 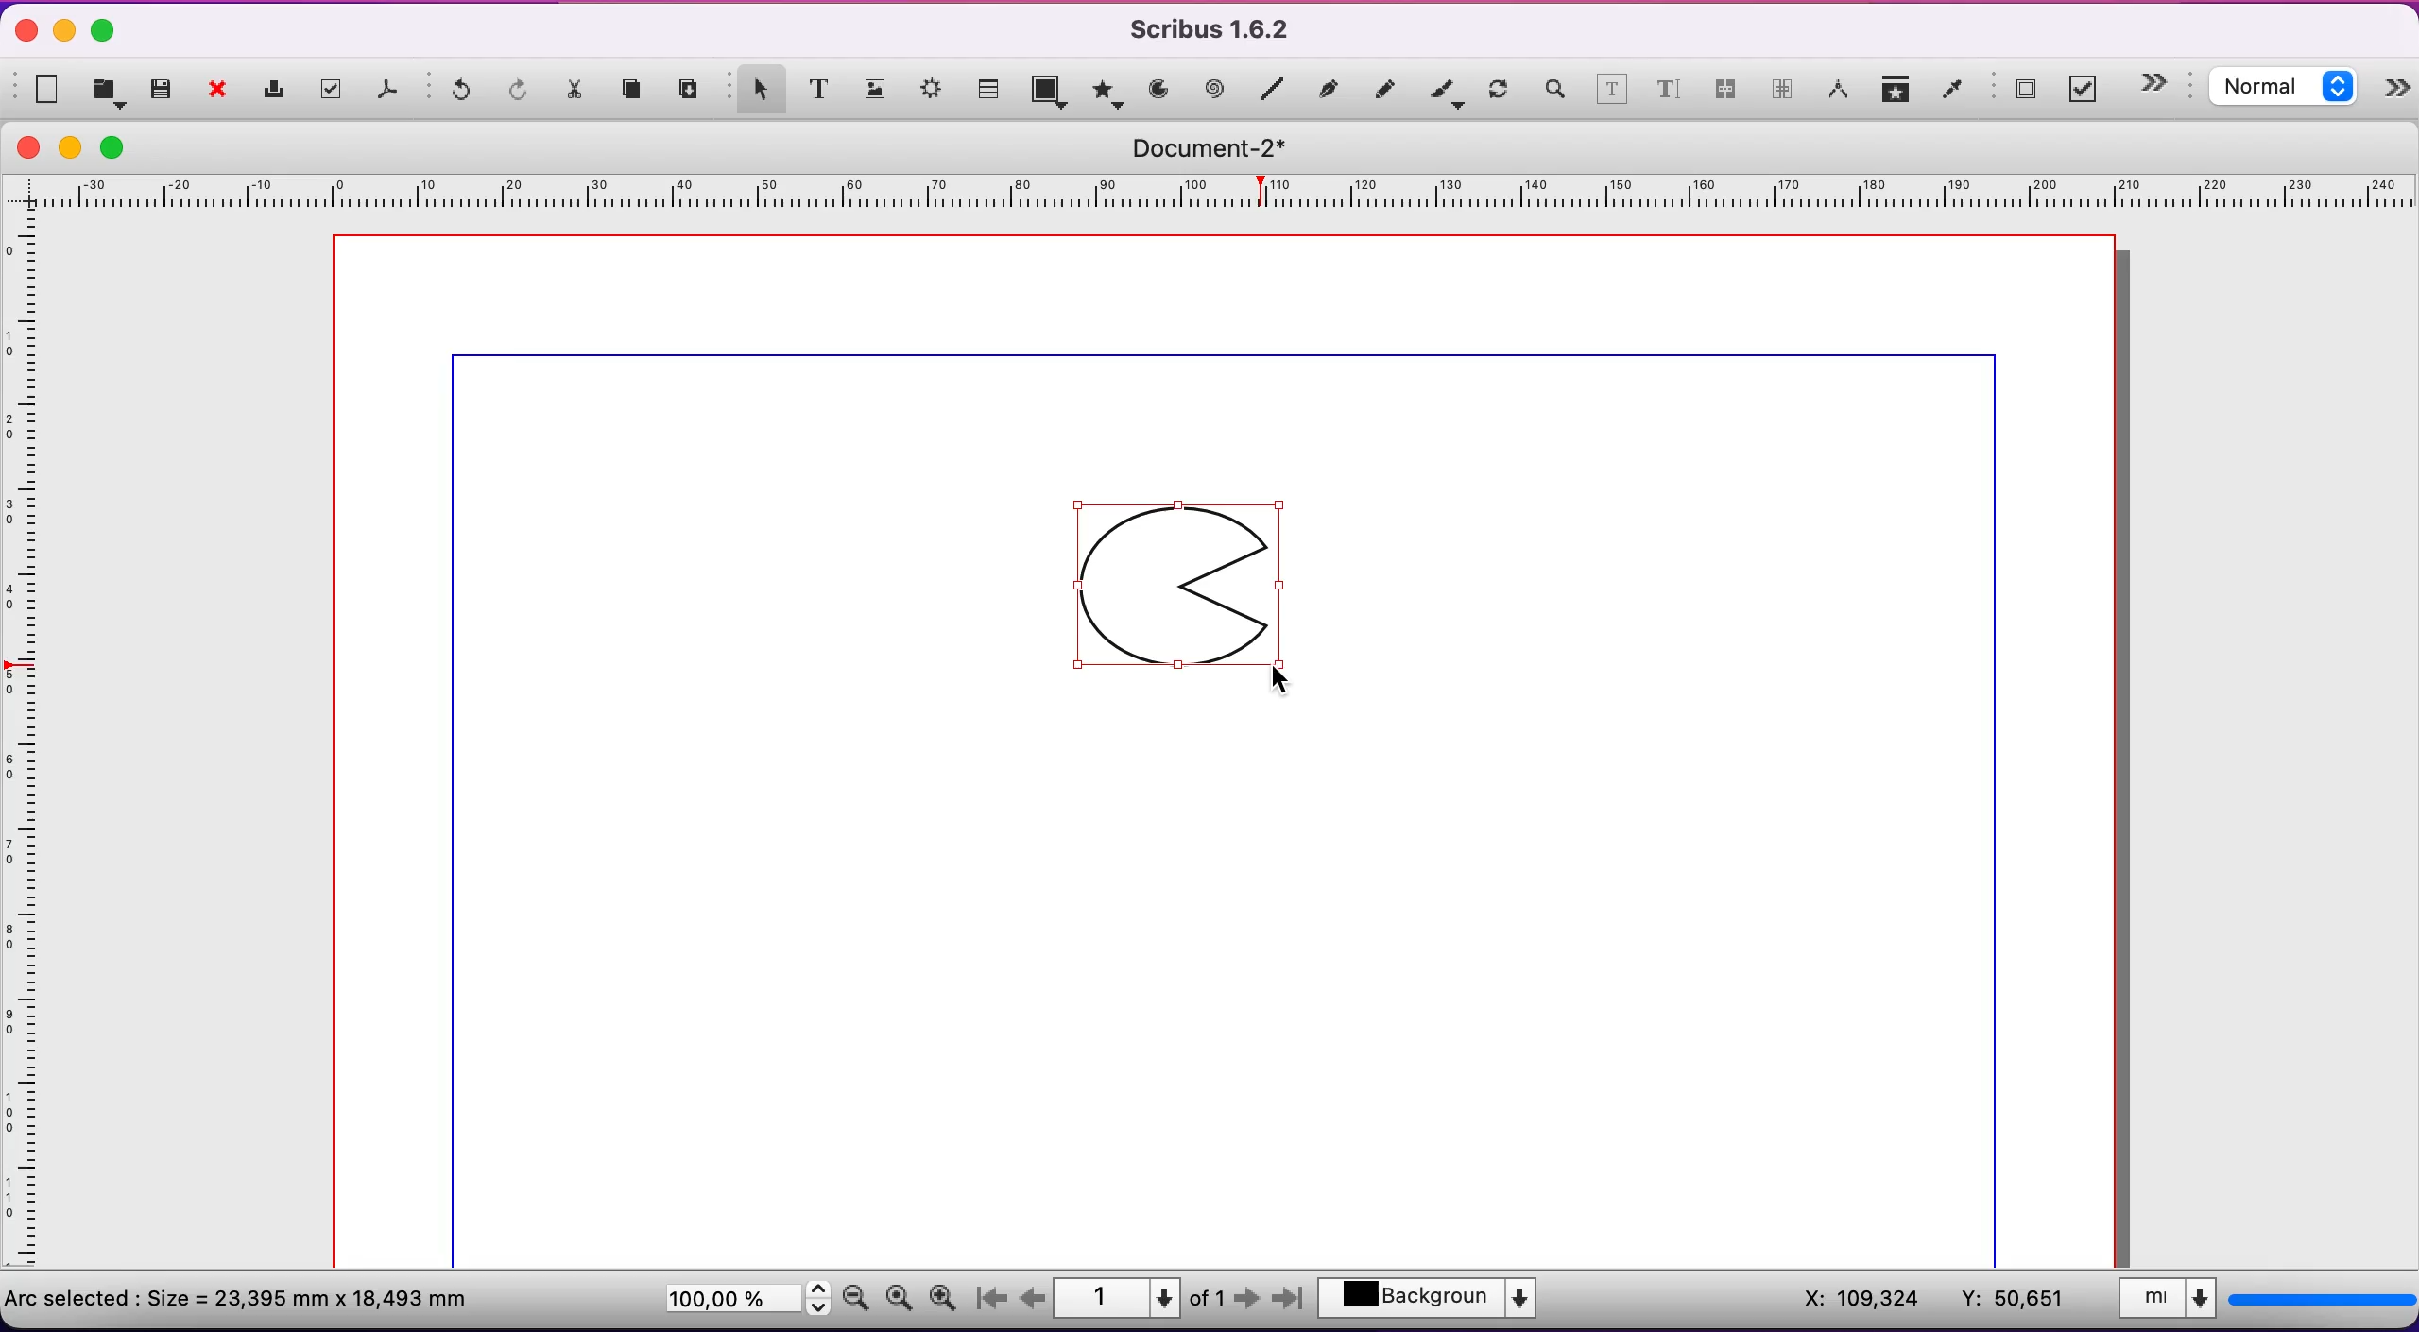 I want to click on link text frames, so click(x=1725, y=95).